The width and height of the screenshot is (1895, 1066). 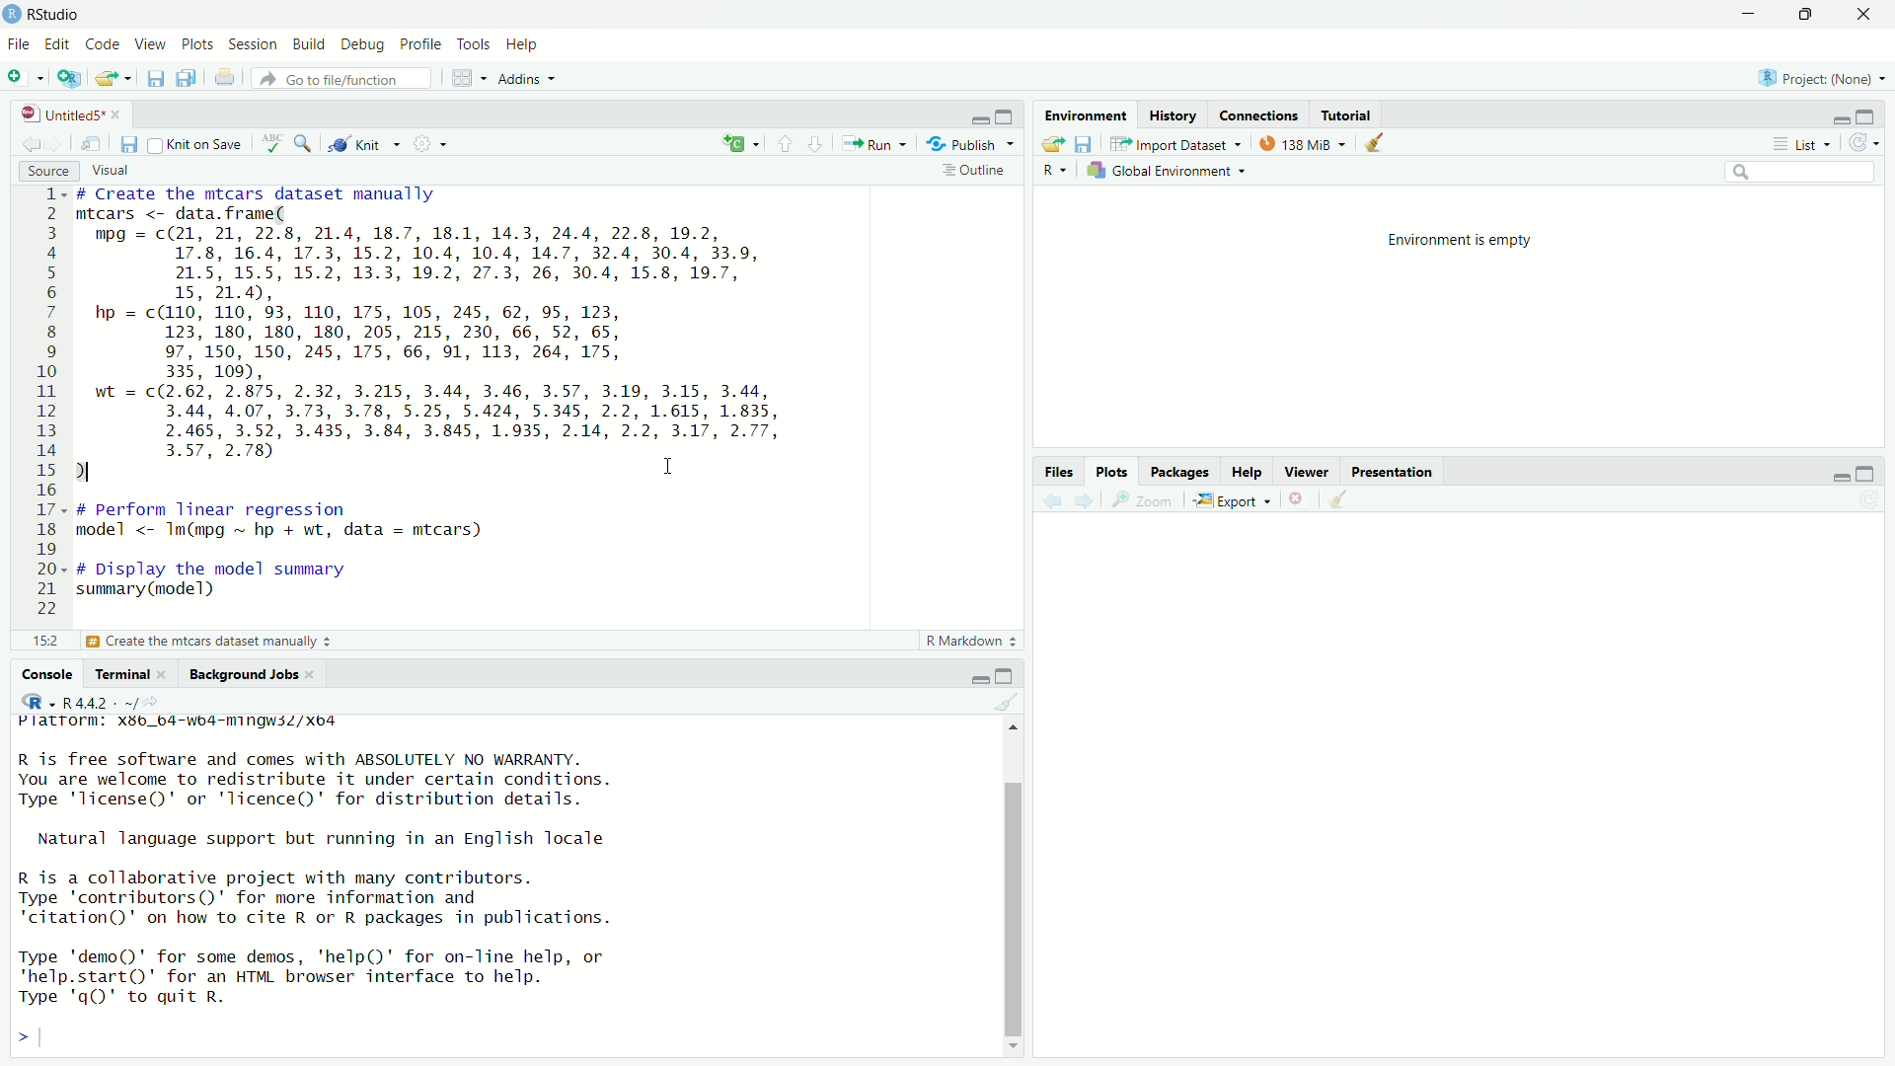 What do you see at coordinates (111, 169) in the screenshot?
I see `visual` at bounding box center [111, 169].